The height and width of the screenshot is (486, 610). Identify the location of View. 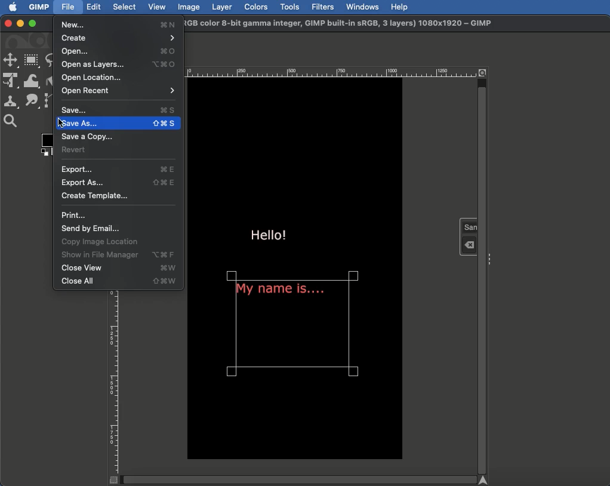
(158, 7).